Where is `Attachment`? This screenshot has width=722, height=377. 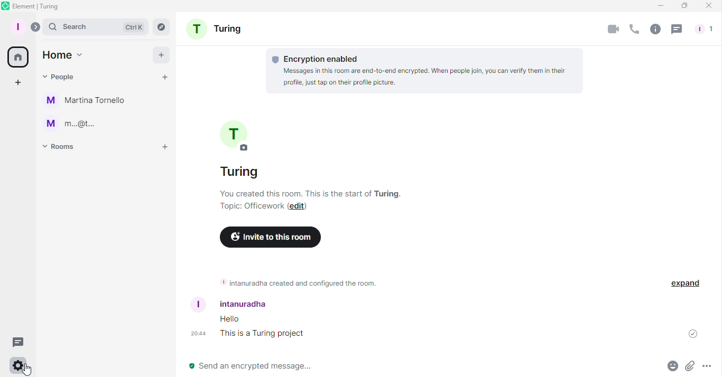 Attachment is located at coordinates (691, 366).